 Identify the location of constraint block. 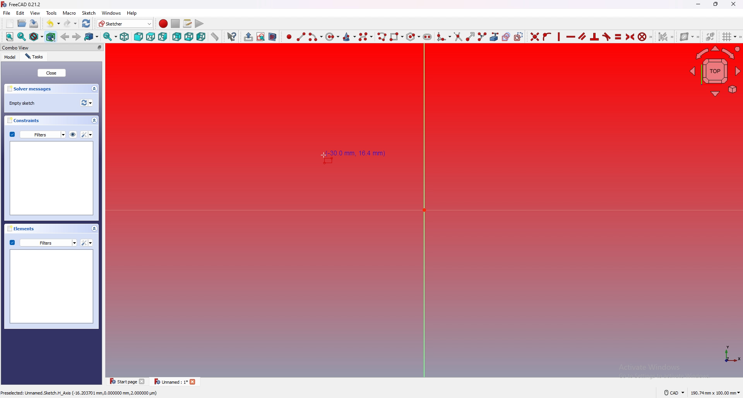
(642, 36).